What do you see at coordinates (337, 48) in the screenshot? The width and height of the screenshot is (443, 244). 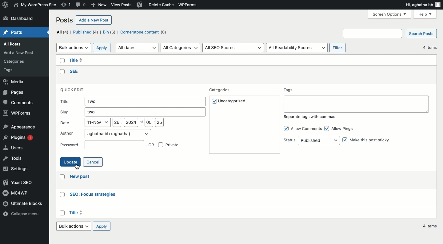 I see `Filter` at bounding box center [337, 48].